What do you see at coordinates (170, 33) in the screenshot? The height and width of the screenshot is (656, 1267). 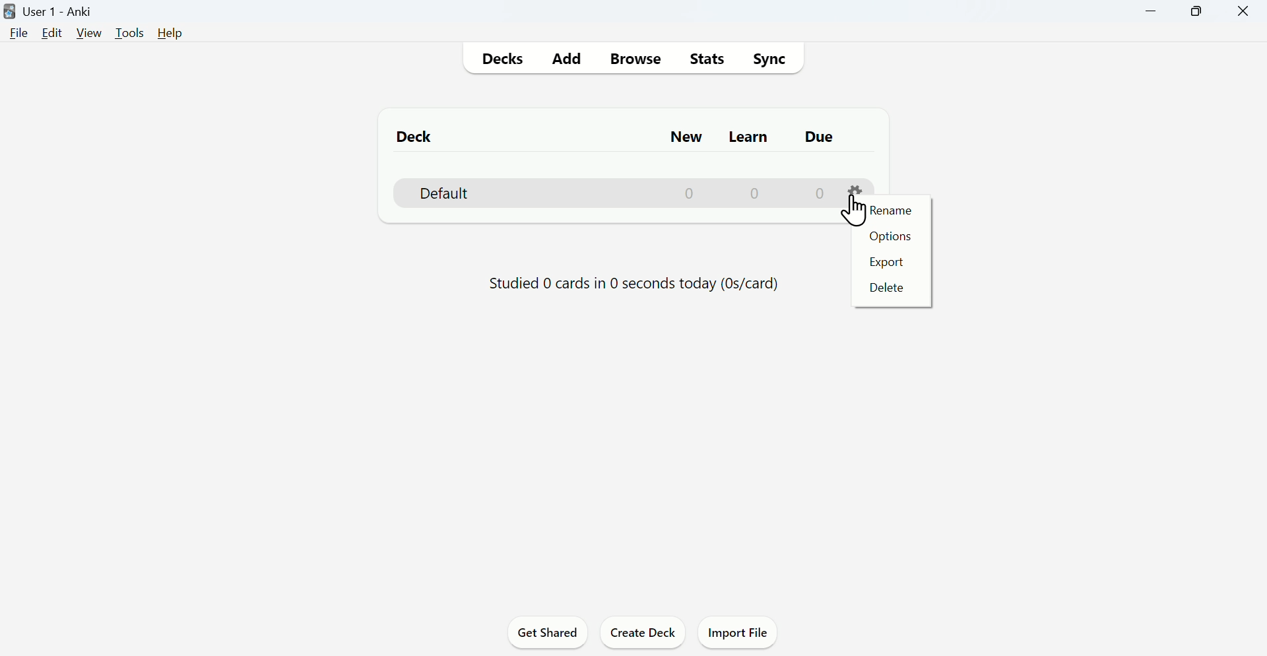 I see `Help` at bounding box center [170, 33].